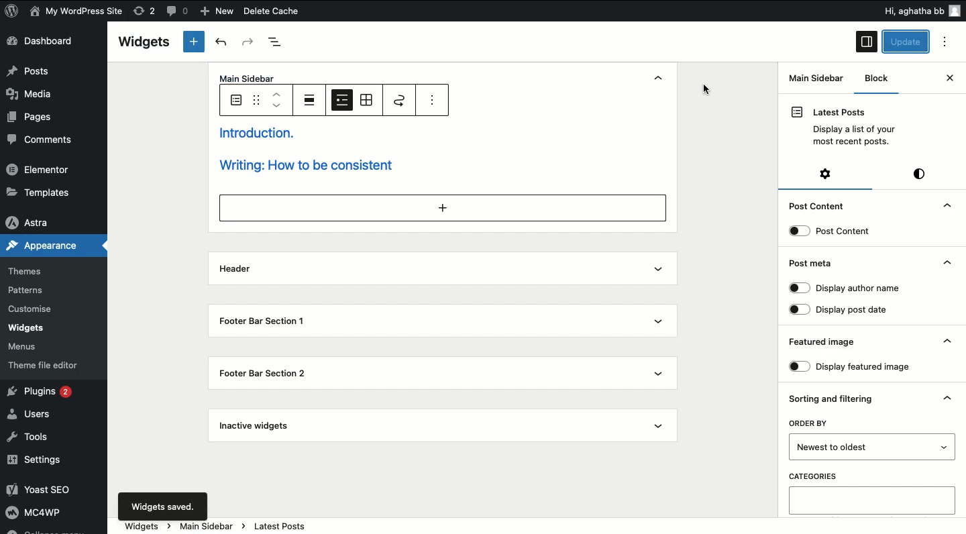 This screenshot has height=534, width=966. What do you see at coordinates (826, 231) in the screenshot?
I see `Post content` at bounding box center [826, 231].